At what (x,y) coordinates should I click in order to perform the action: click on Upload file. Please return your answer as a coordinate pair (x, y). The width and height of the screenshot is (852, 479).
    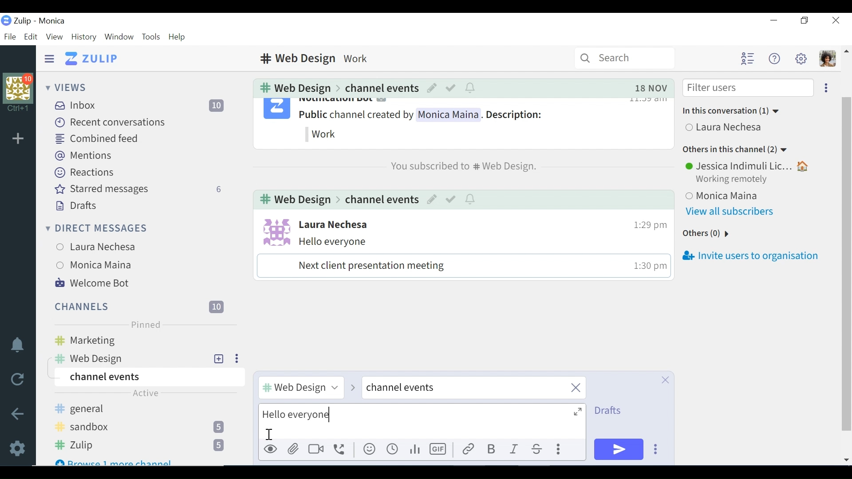
    Looking at the image, I should click on (294, 448).